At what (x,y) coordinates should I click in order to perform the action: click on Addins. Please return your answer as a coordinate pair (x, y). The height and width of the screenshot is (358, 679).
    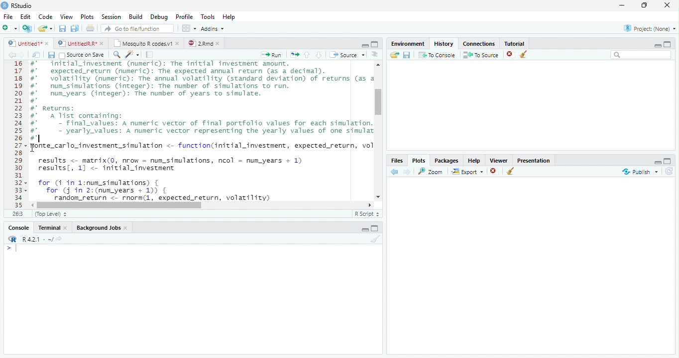
    Looking at the image, I should click on (213, 28).